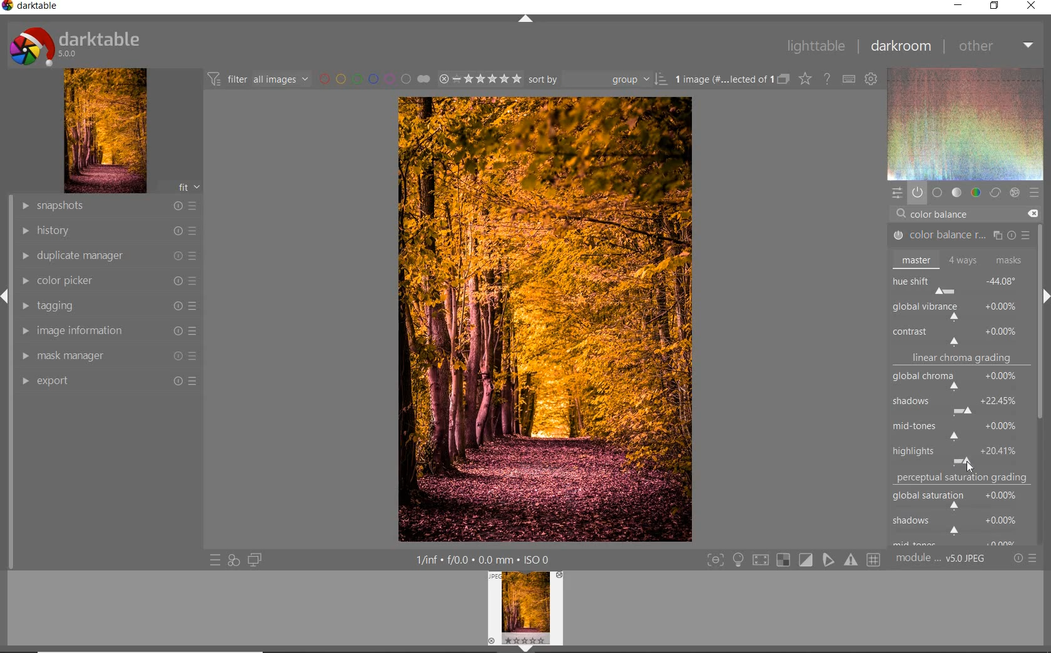 The height and width of the screenshot is (653, 1051). Describe the element at coordinates (964, 478) in the screenshot. I see `perceptual saturation grading` at that location.